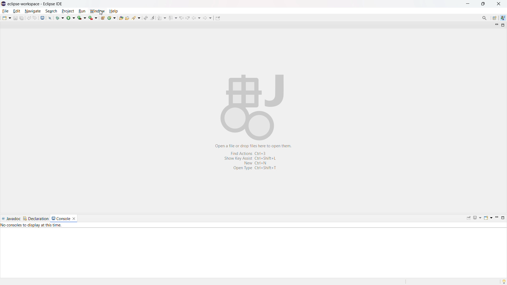 The height and width of the screenshot is (285, 507). Describe the element at coordinates (498, 4) in the screenshot. I see `close` at that location.